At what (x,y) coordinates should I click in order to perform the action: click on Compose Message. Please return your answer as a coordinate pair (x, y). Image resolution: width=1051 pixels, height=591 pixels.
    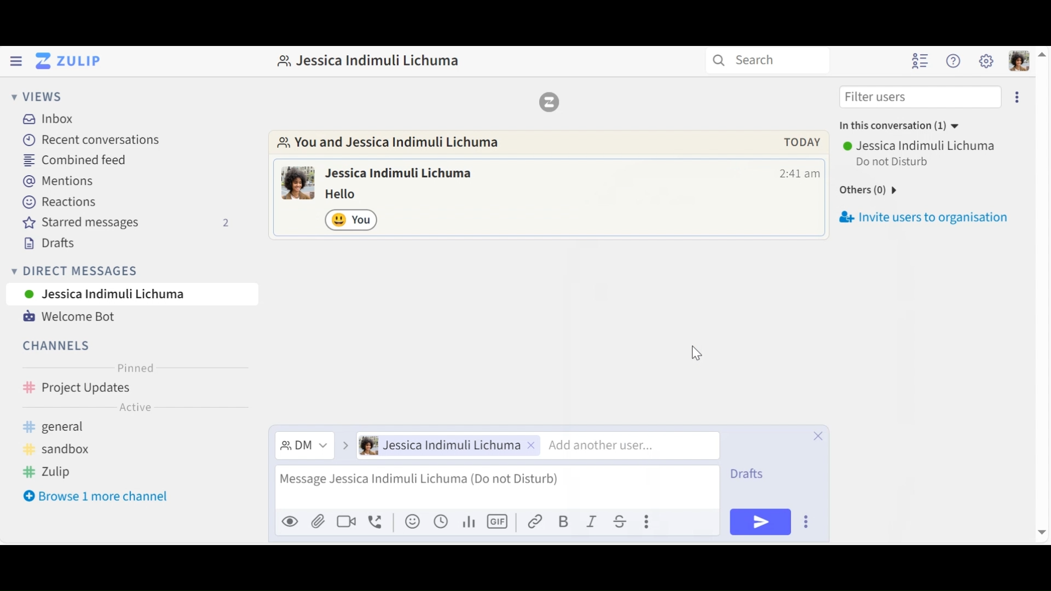
    Looking at the image, I should click on (496, 489).